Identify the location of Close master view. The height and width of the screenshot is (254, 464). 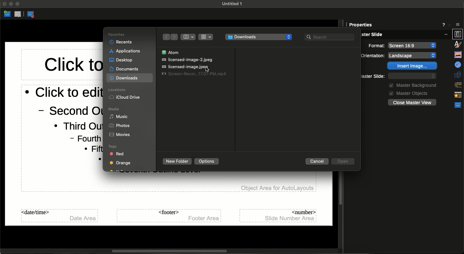
(32, 15).